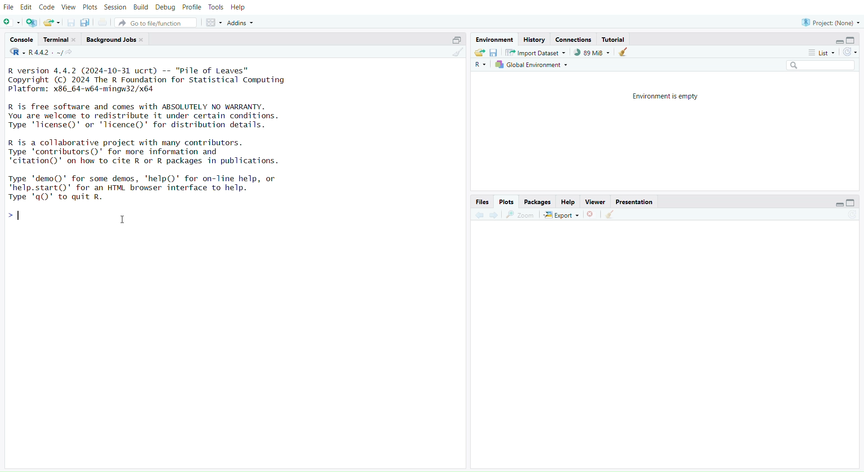 This screenshot has width=864, height=472. Describe the element at coordinates (192, 8) in the screenshot. I see `Profile` at that location.